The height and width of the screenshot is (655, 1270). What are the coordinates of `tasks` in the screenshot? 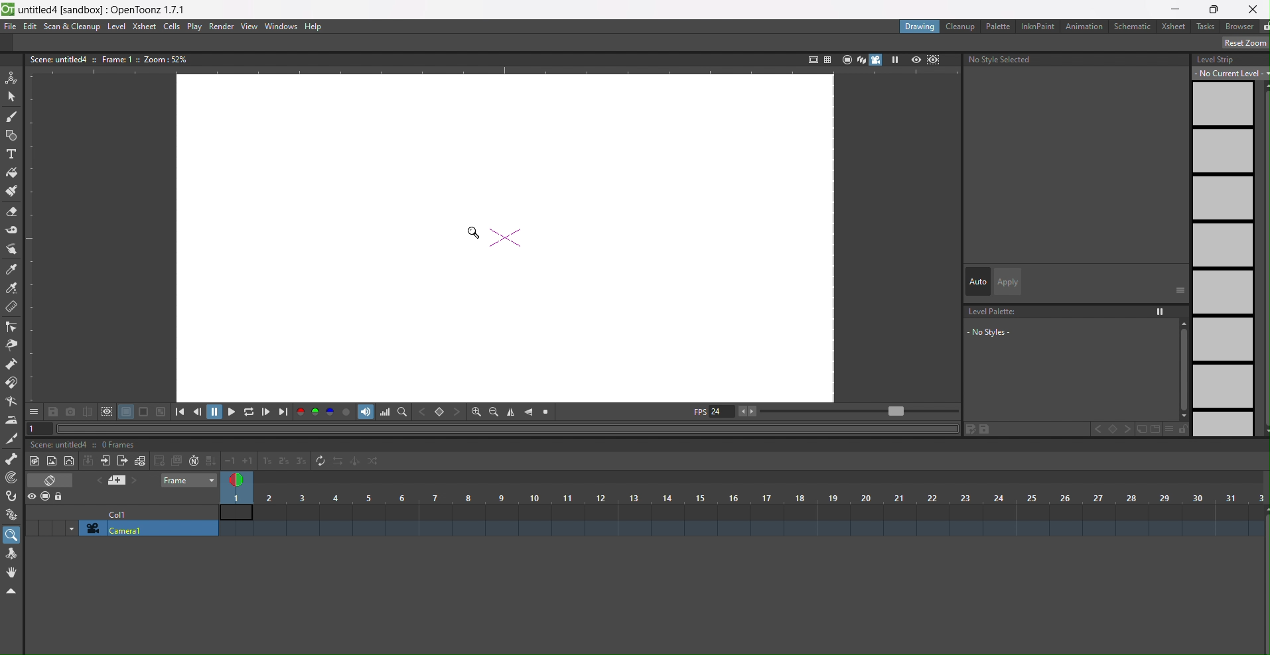 It's located at (1207, 27).